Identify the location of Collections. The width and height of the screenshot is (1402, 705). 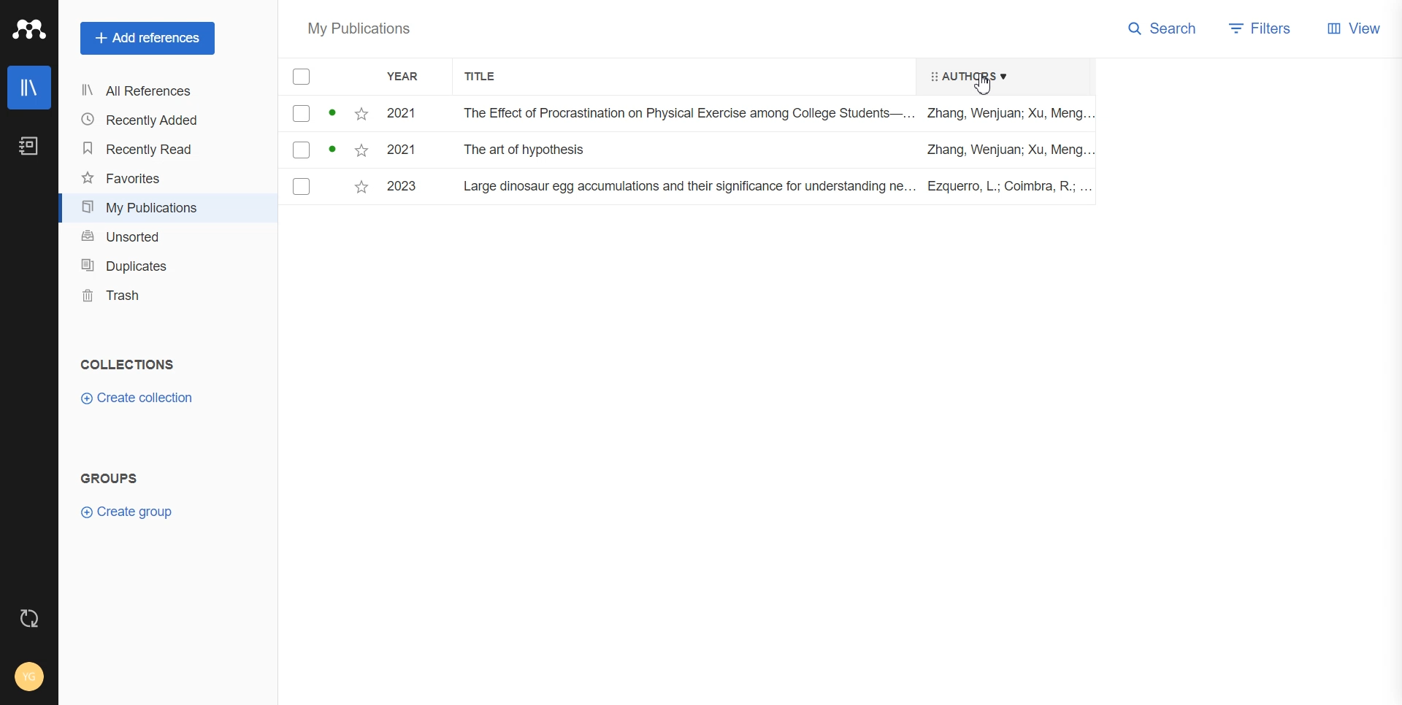
(128, 363).